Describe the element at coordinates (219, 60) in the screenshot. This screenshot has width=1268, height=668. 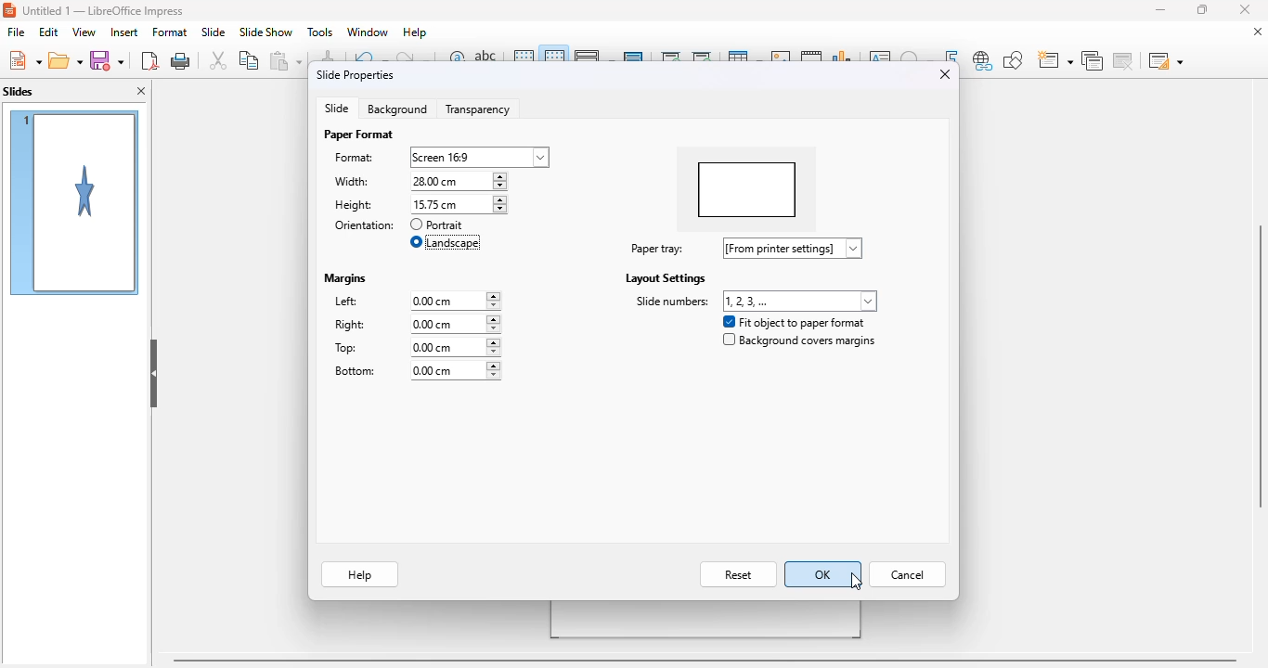
I see `cut` at that location.